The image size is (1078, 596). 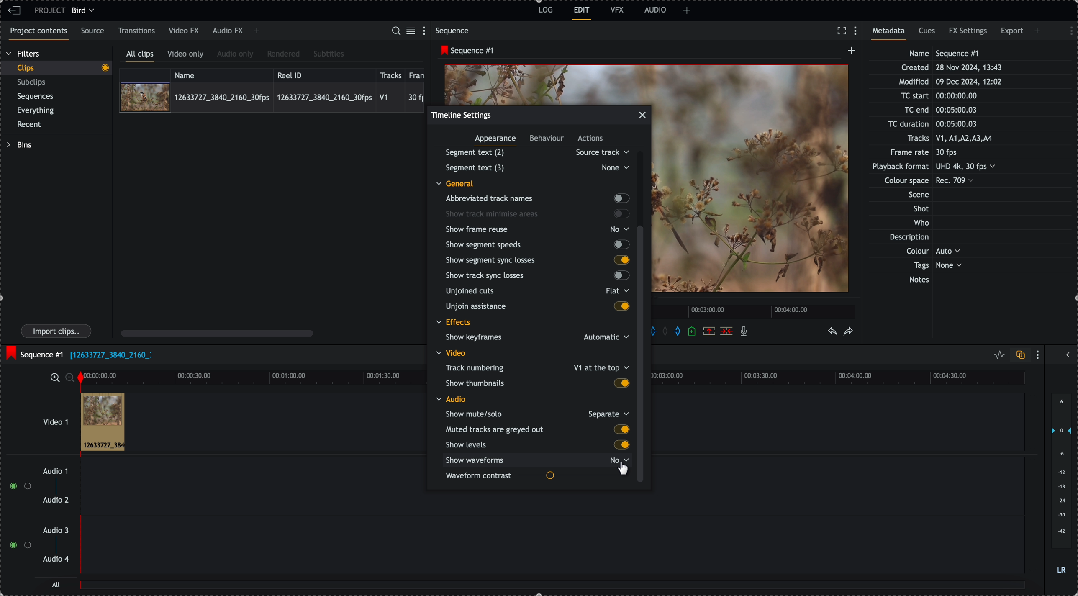 What do you see at coordinates (709, 331) in the screenshot?
I see `remove the marked section` at bounding box center [709, 331].